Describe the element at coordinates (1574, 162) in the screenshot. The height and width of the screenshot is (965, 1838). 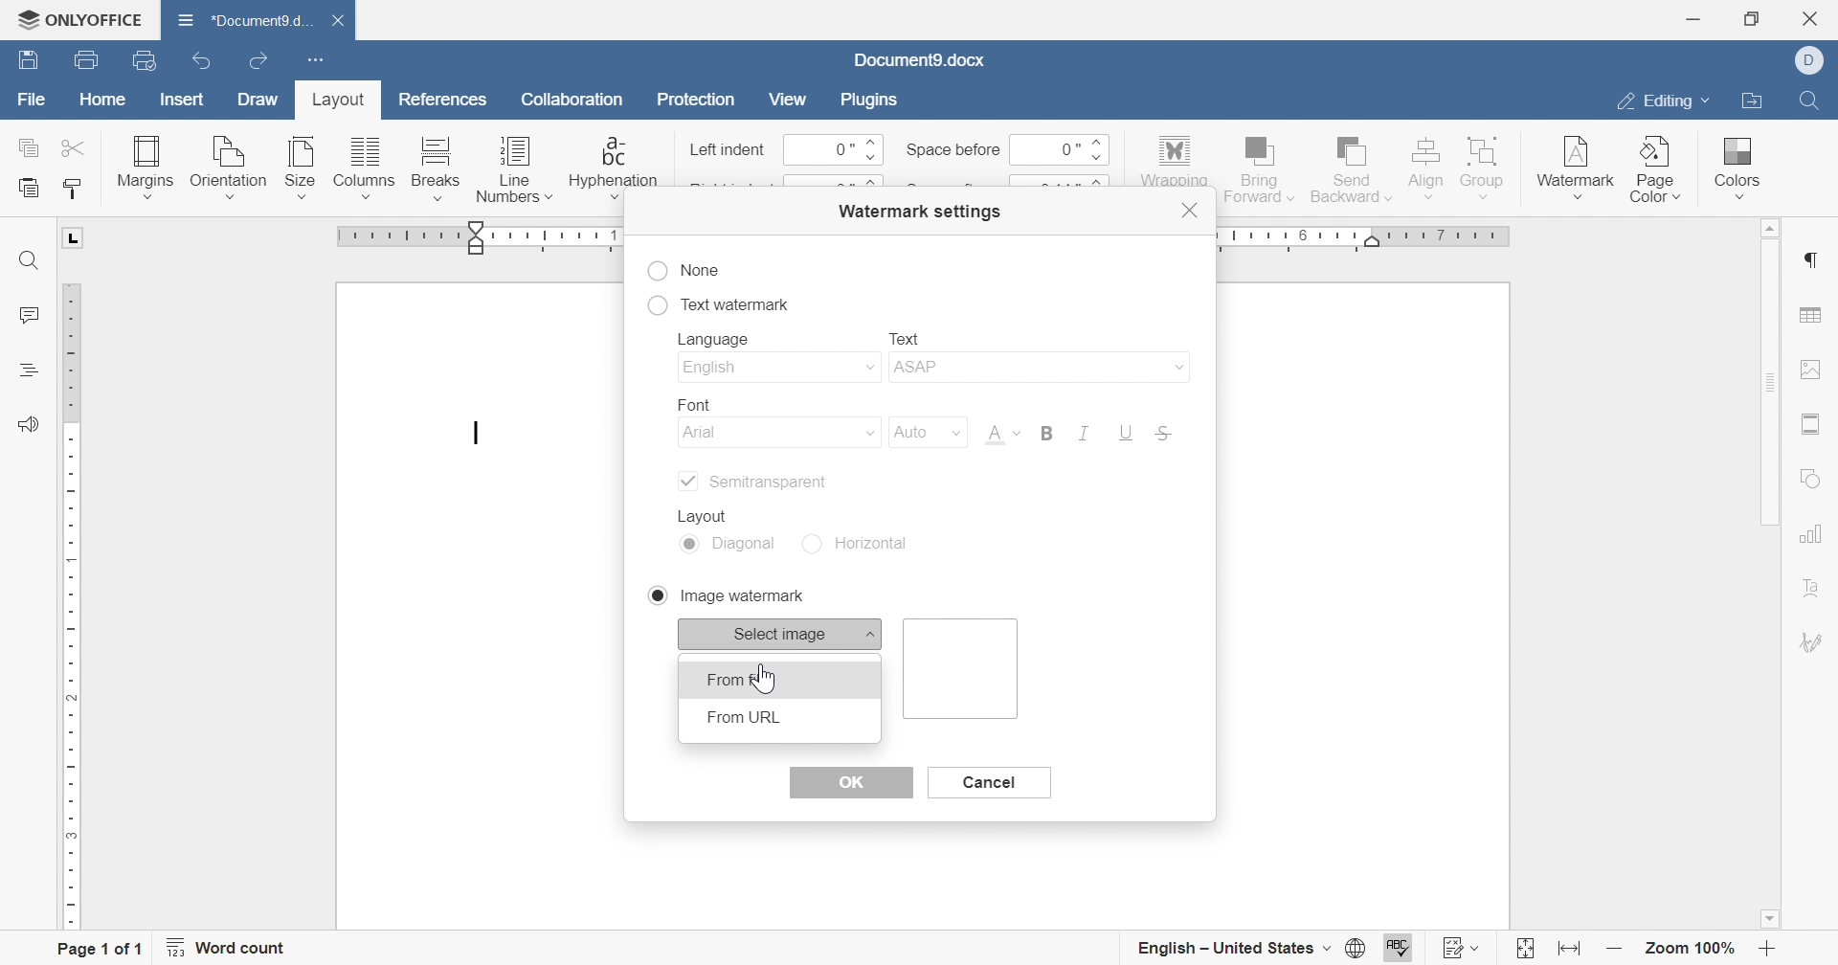
I see `watermark` at that location.